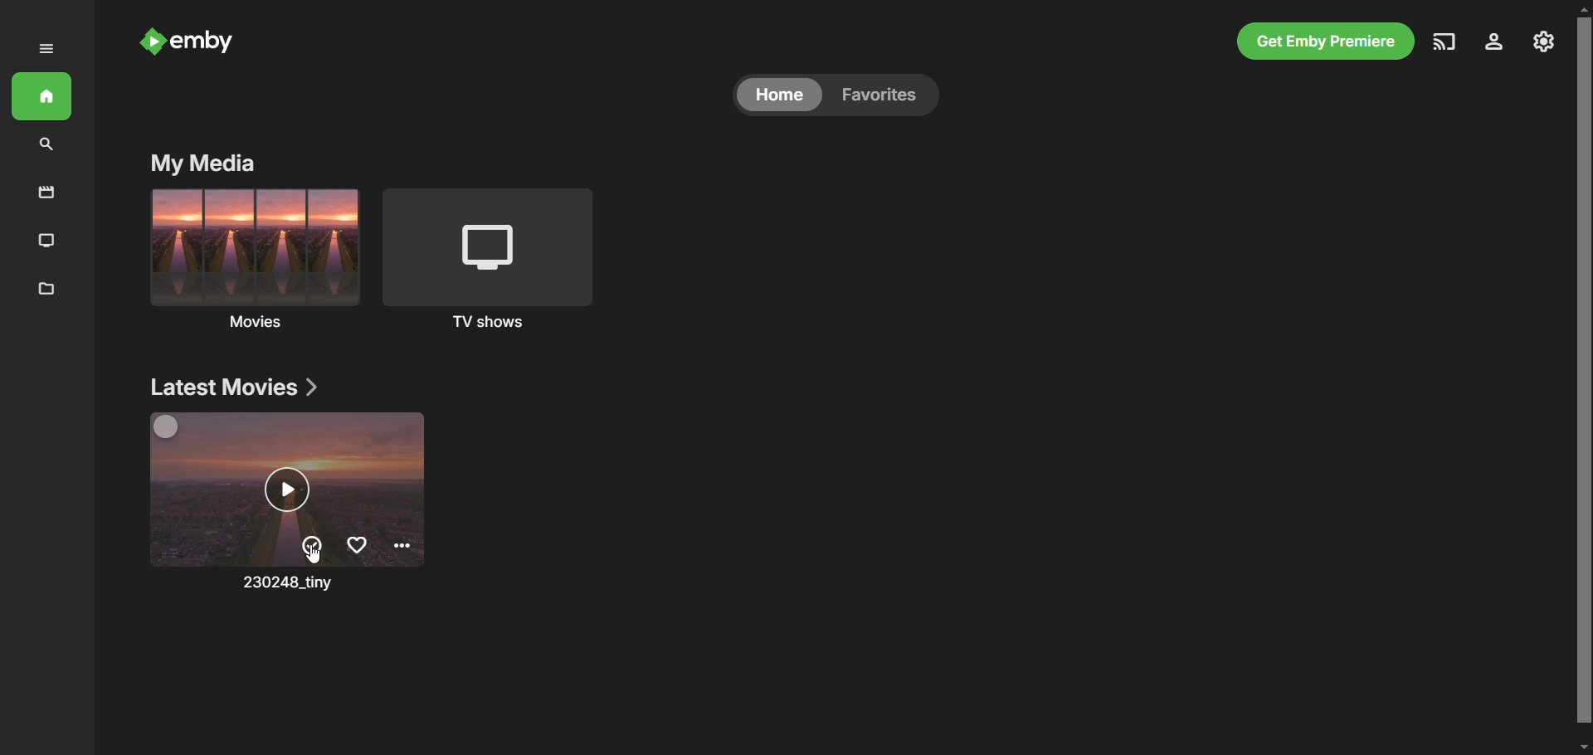 The image size is (1593, 755). I want to click on get emby premier, so click(1323, 41).